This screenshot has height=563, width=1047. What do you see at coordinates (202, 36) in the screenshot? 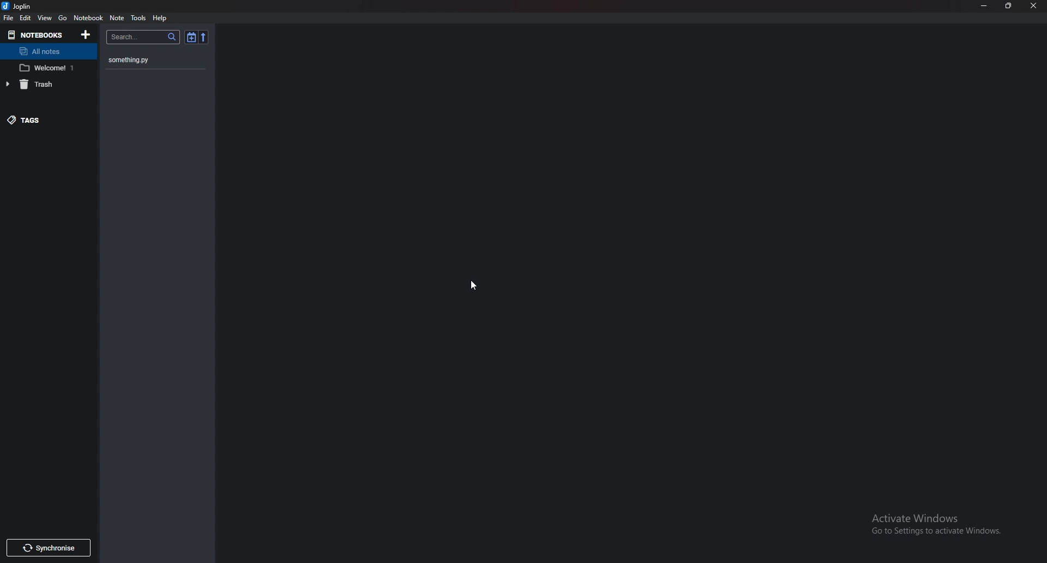
I see `Reverse sort order` at bounding box center [202, 36].